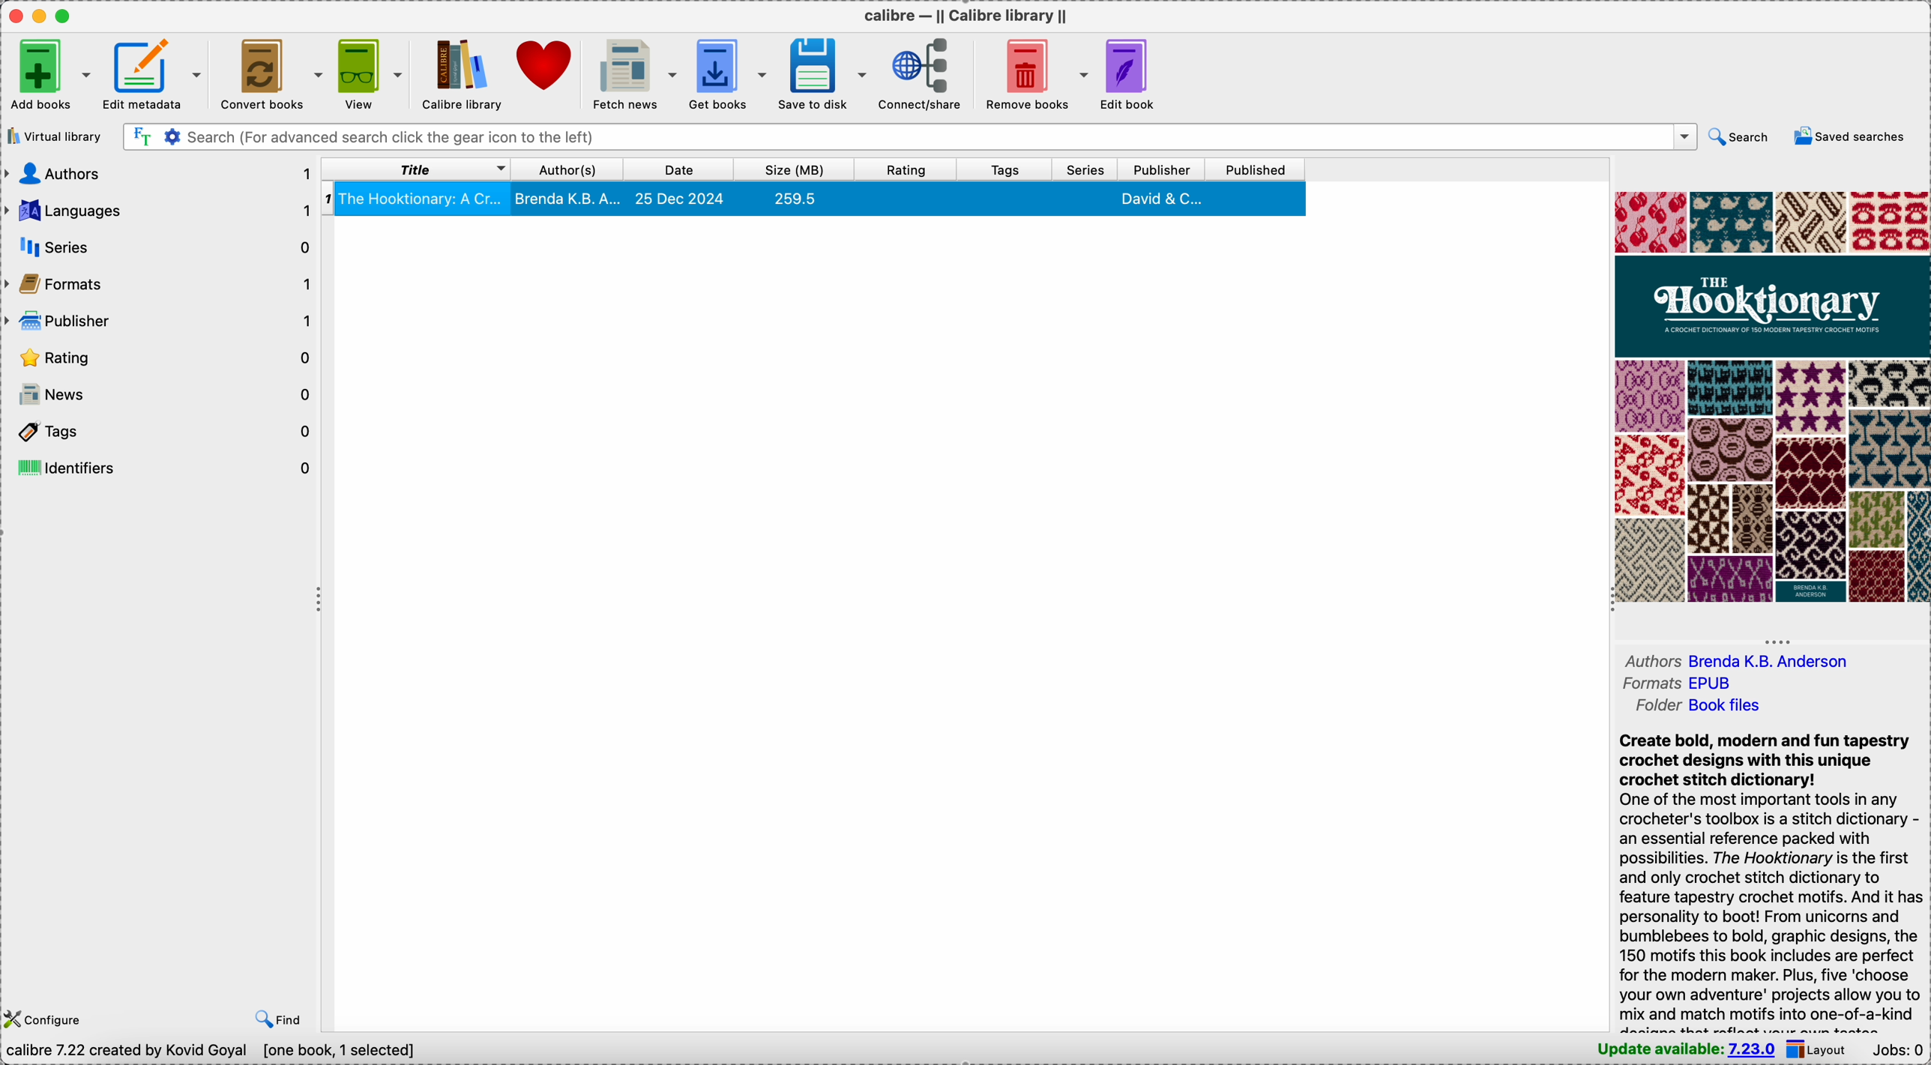 This screenshot has height=1065, width=1931. I want to click on languages, so click(160, 208).